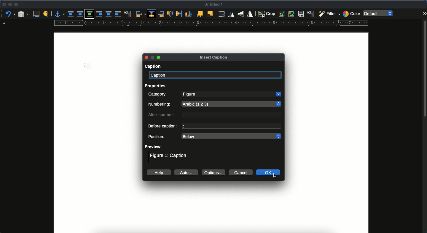 This screenshot has height=233, width=427. I want to click on guide, so click(211, 23).